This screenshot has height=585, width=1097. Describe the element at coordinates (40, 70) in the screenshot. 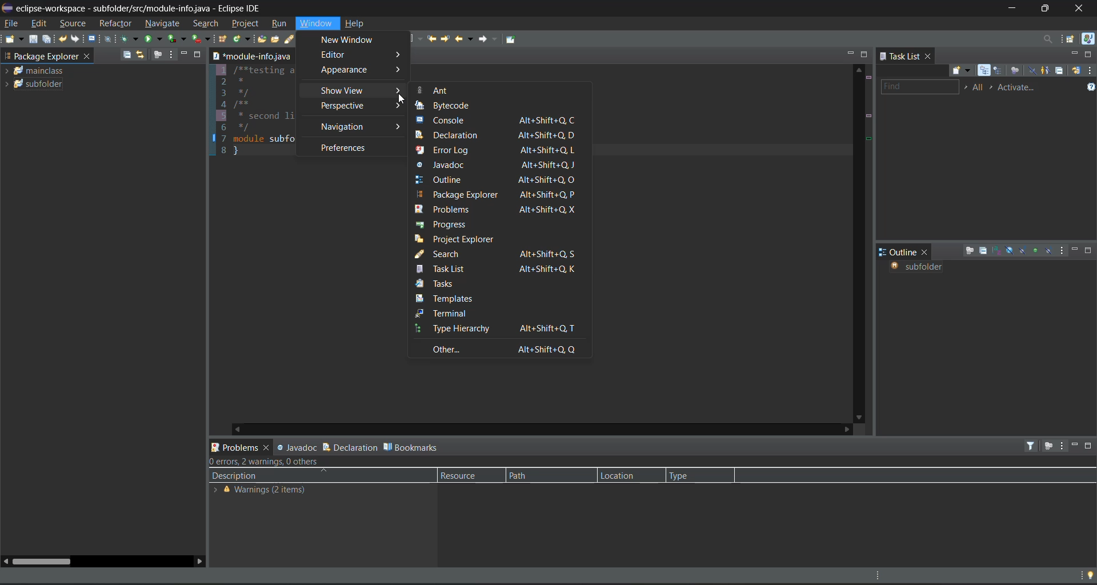

I see `mainclass` at that location.